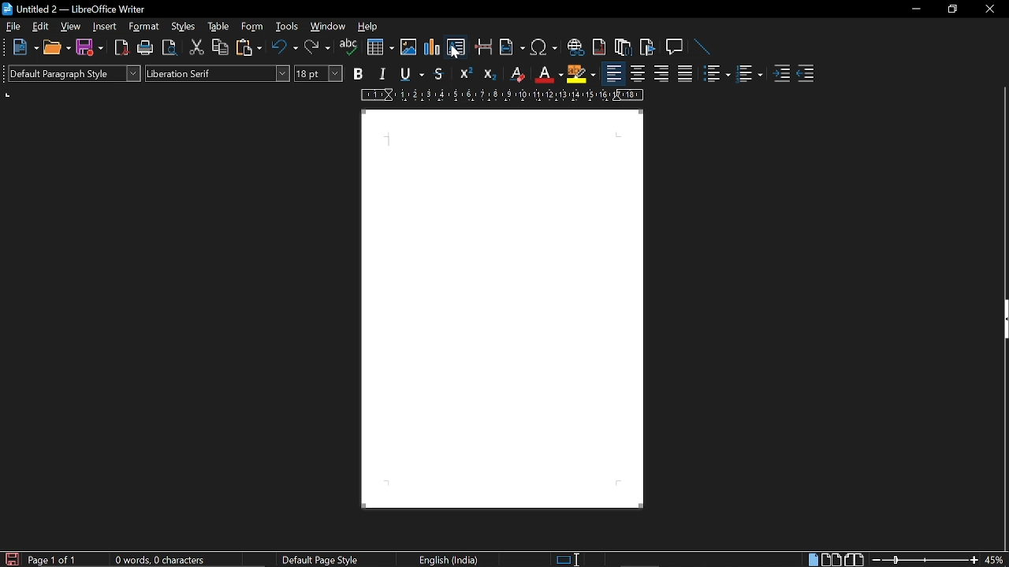 The width and height of the screenshot is (1009, 567). I want to click on redo, so click(317, 49).